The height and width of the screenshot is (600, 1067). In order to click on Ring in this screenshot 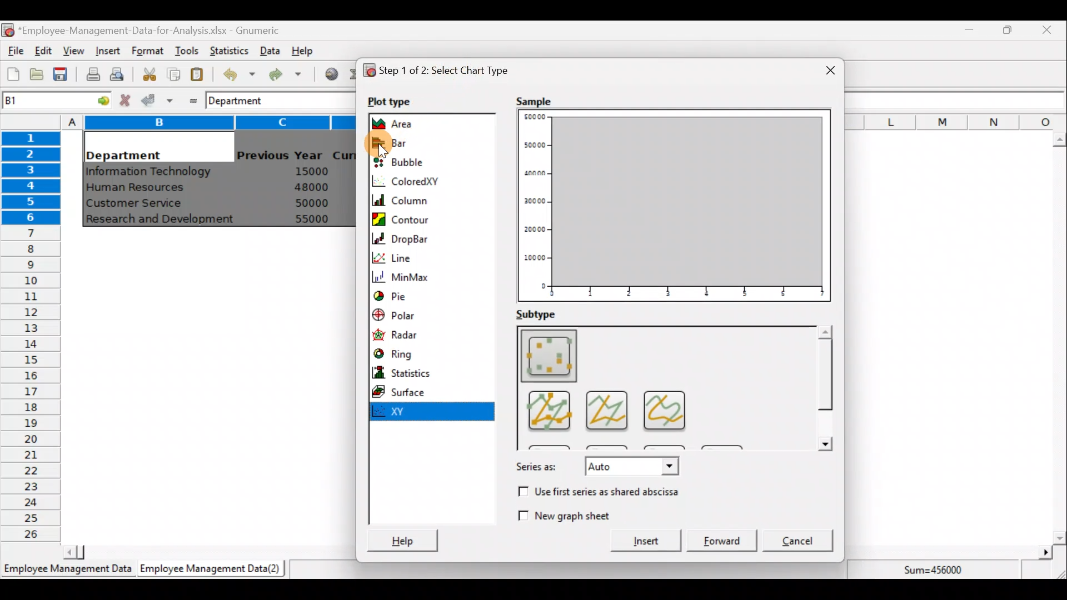, I will do `click(412, 351)`.